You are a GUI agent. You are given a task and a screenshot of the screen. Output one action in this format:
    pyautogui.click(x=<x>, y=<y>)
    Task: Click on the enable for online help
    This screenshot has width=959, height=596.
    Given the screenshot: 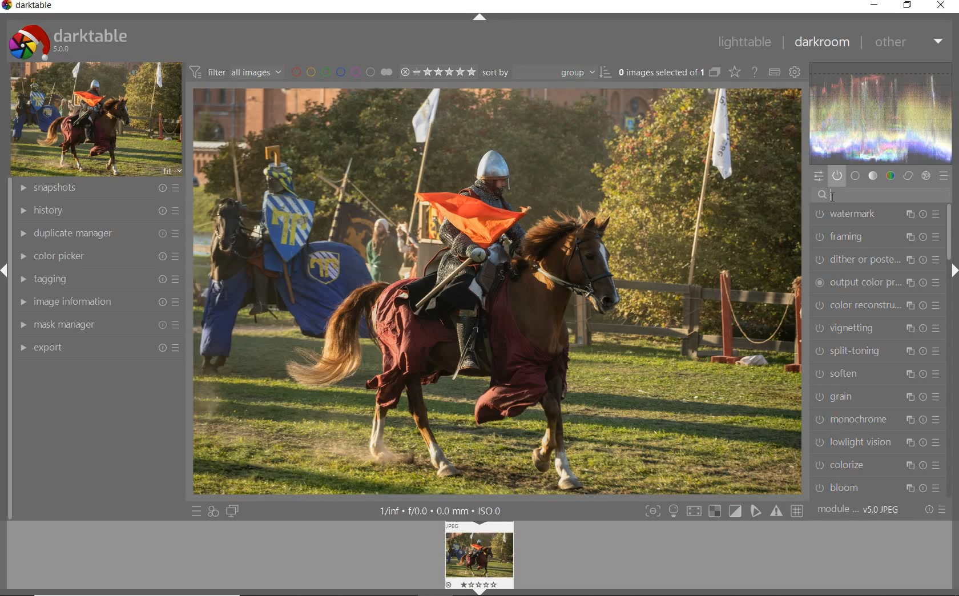 What is the action you would take?
    pyautogui.click(x=755, y=71)
    